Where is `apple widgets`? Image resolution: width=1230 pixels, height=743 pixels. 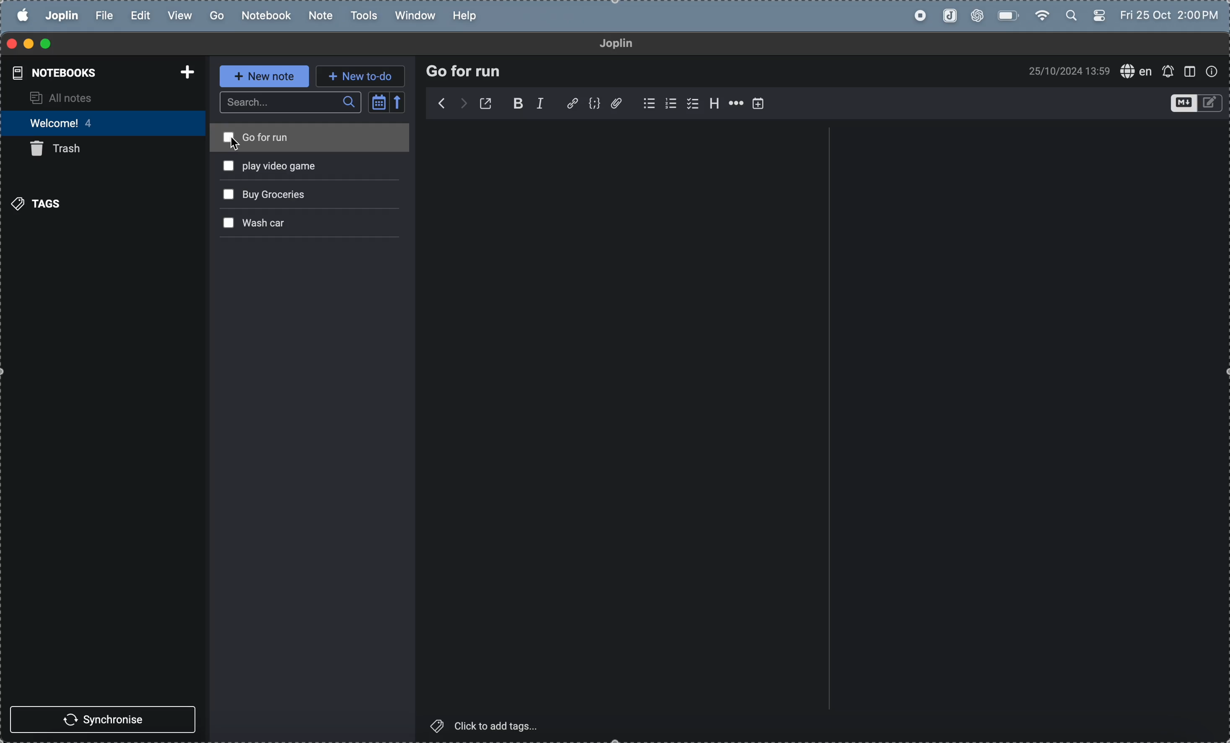 apple widgets is located at coordinates (1088, 14).